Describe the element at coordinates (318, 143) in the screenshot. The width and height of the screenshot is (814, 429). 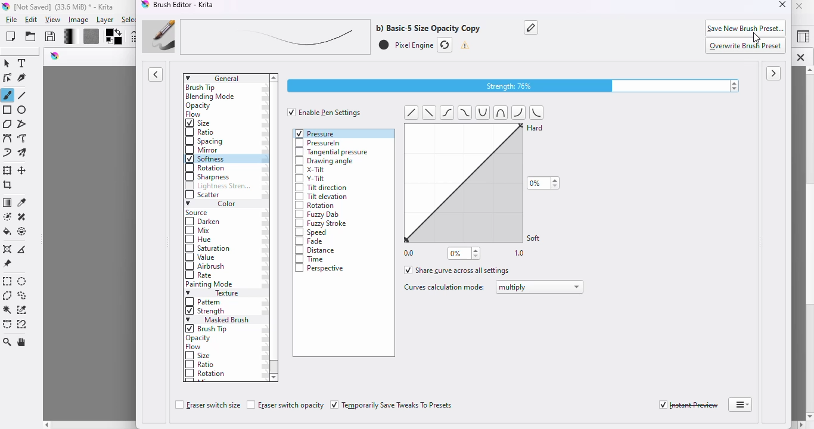
I see `pressureIn` at that location.